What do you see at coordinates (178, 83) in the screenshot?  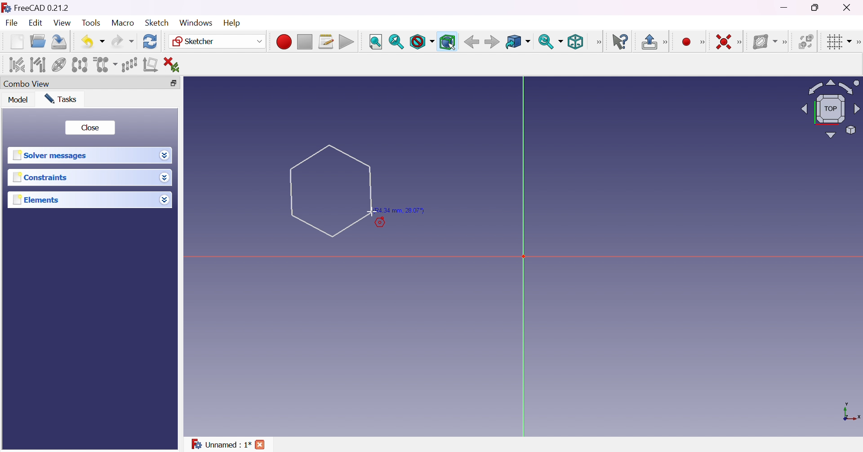 I see `Restore down` at bounding box center [178, 83].